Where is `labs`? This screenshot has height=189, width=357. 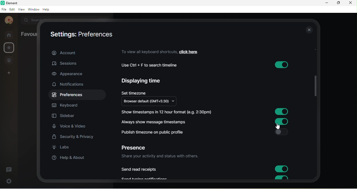 labs is located at coordinates (64, 148).